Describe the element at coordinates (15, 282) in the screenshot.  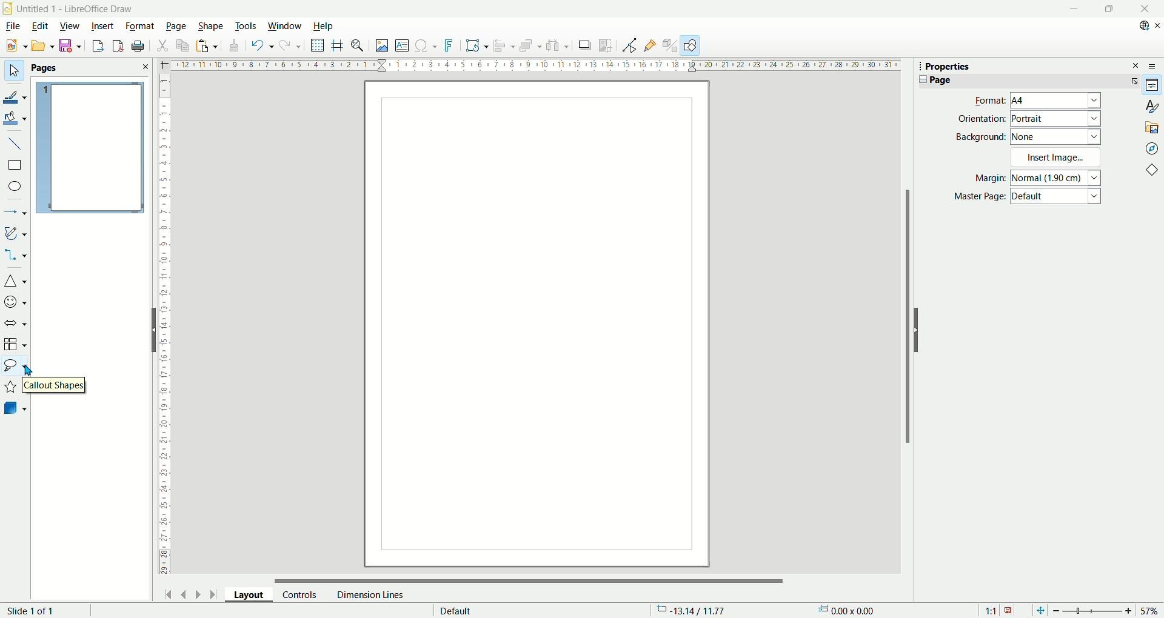
I see `basic shapes` at that location.